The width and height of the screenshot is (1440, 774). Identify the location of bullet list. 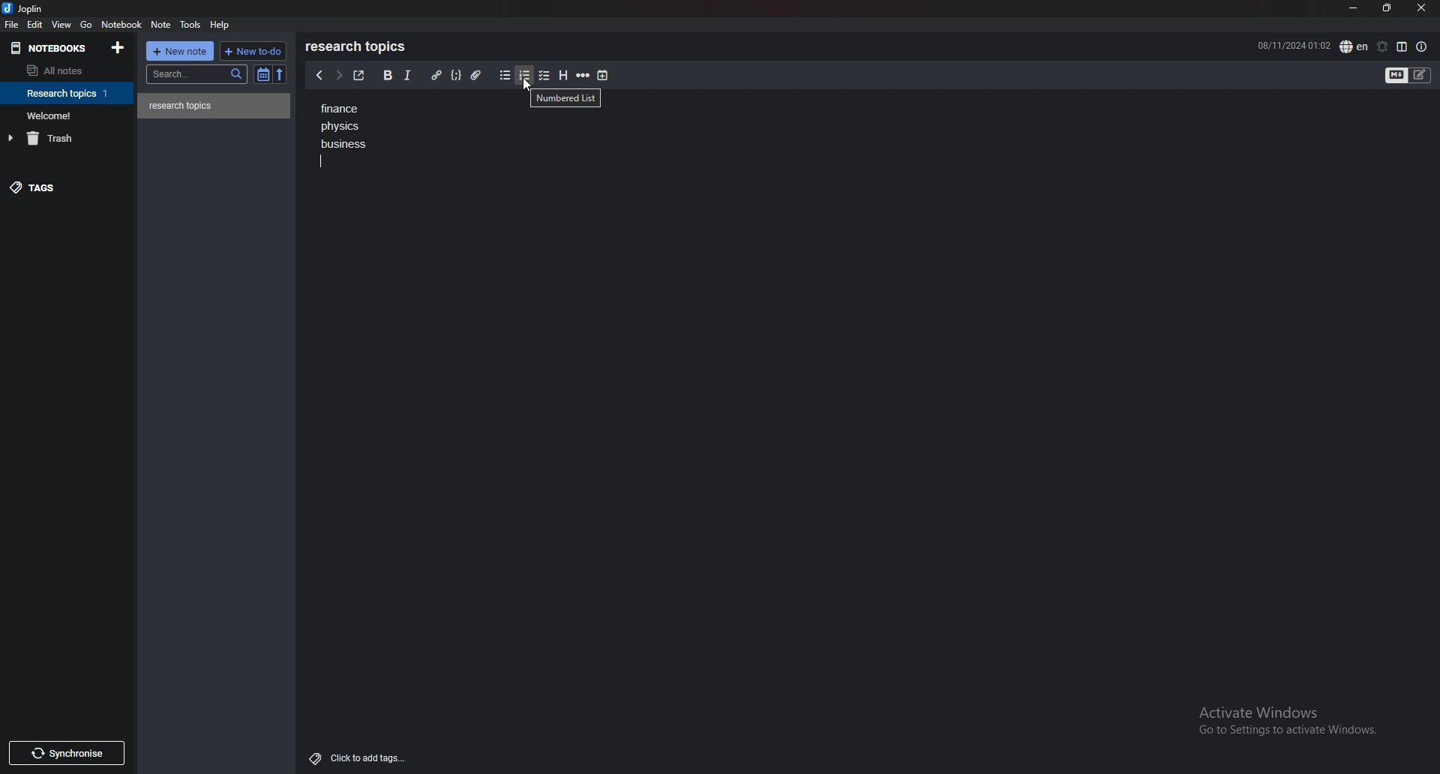
(505, 76).